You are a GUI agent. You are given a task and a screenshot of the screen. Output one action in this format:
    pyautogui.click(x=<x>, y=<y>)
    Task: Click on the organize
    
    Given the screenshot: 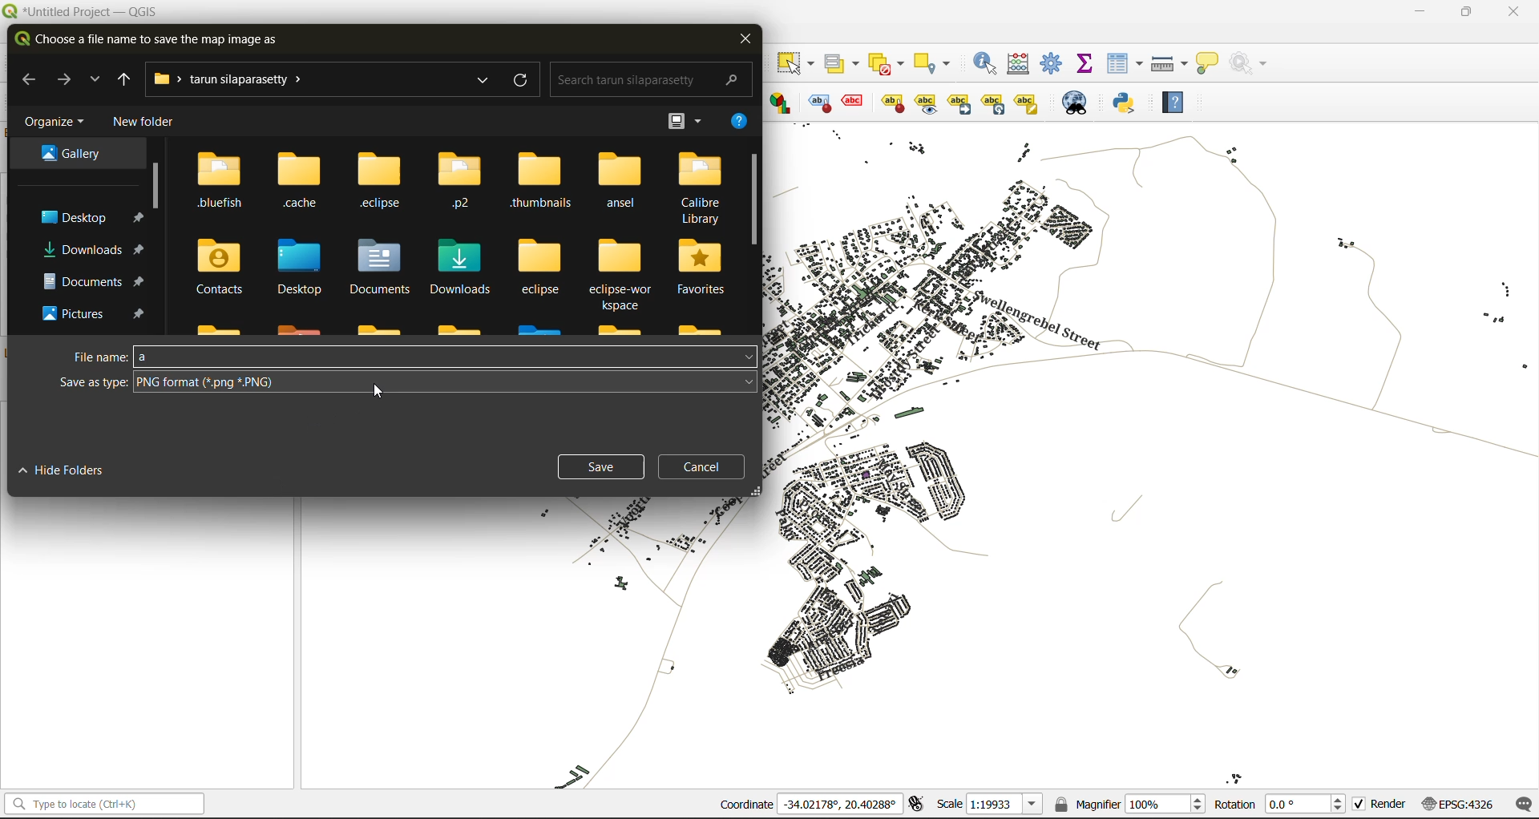 What is the action you would take?
    pyautogui.click(x=56, y=121)
    